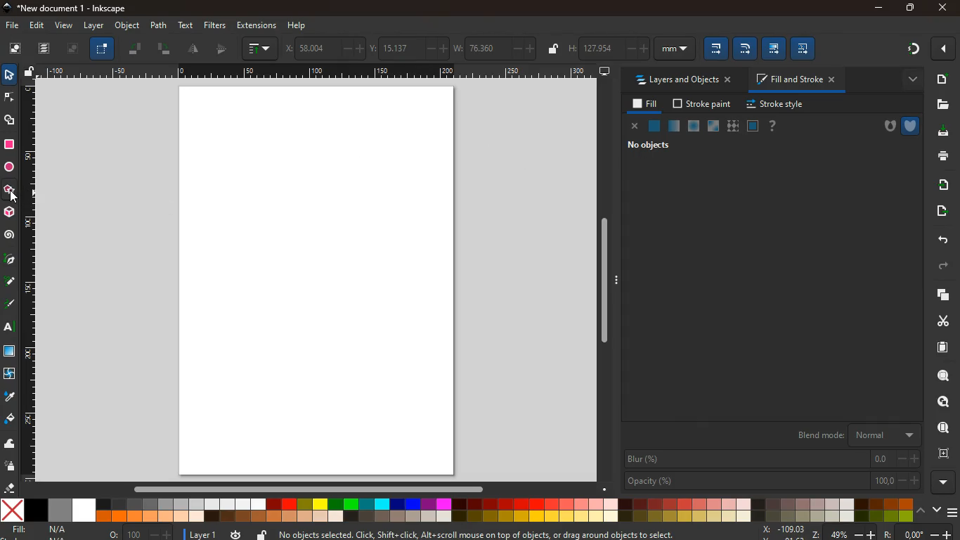 The image size is (960, 540). I want to click on square, so click(11, 146).